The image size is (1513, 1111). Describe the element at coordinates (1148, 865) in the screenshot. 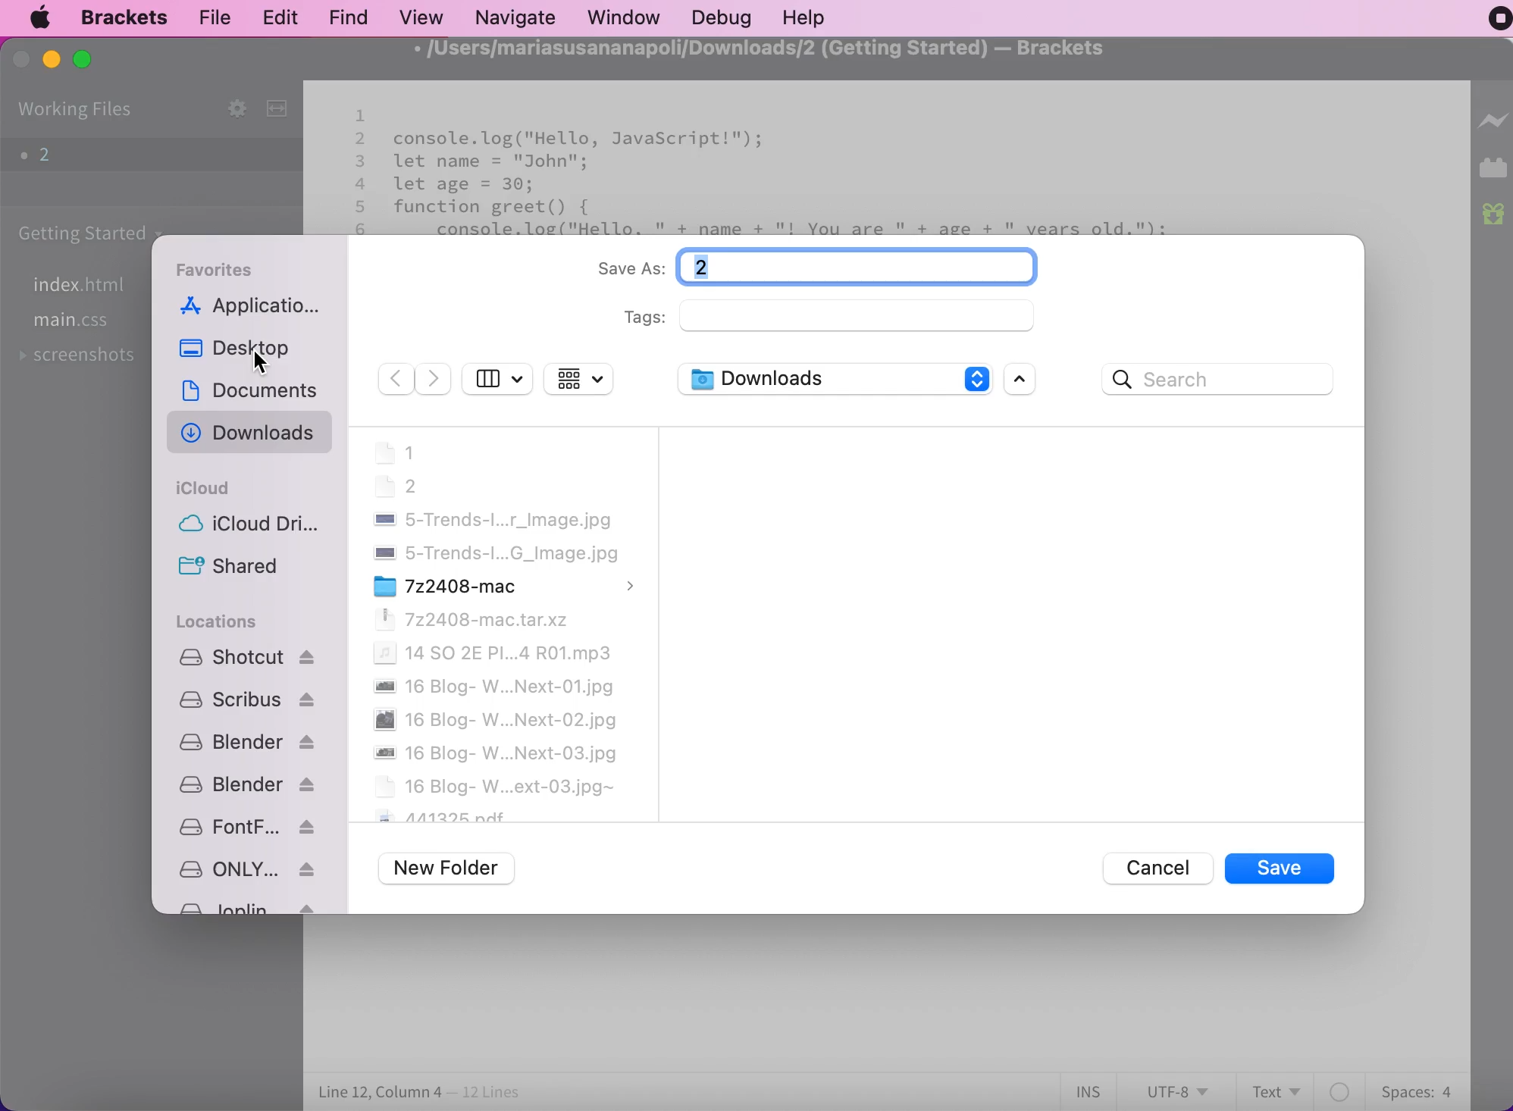

I see `cancel` at that location.